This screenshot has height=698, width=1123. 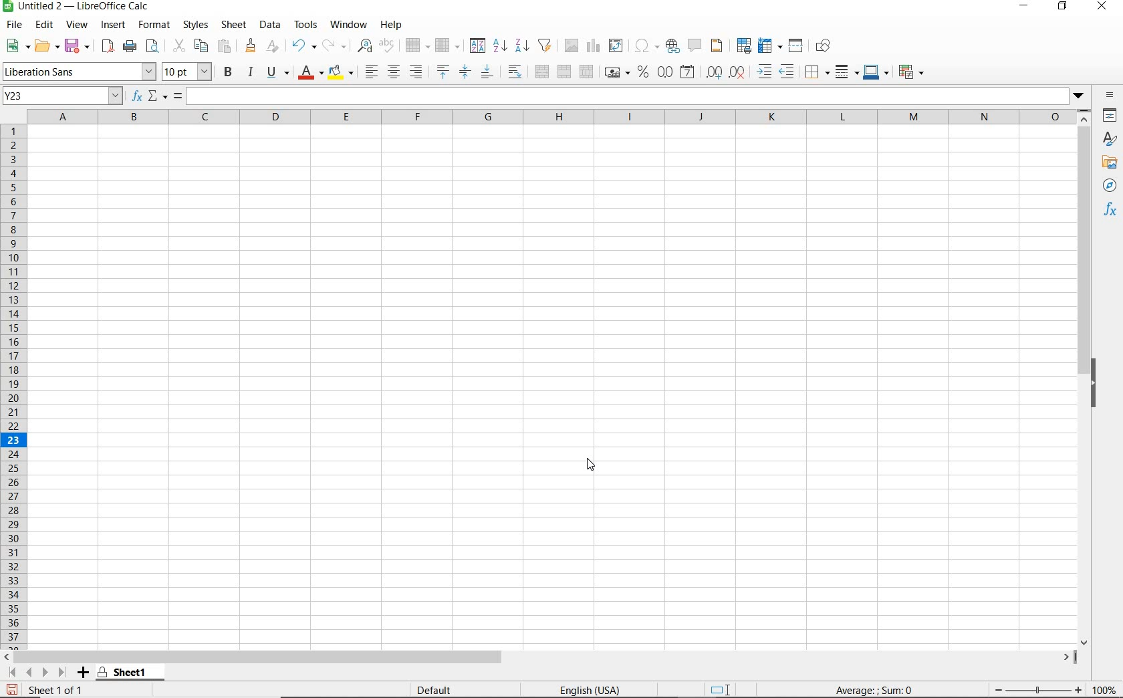 What do you see at coordinates (13, 25) in the screenshot?
I see `FILE` at bounding box center [13, 25].